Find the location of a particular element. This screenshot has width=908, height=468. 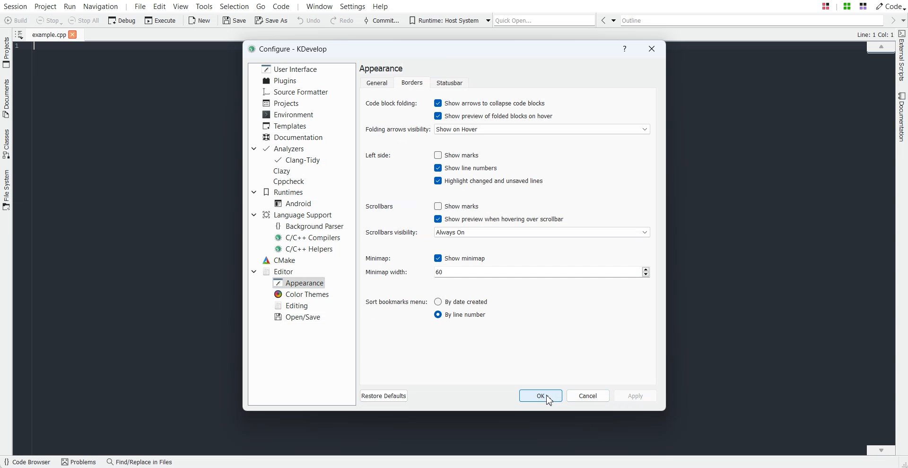

C/C++ Helpers is located at coordinates (305, 249).